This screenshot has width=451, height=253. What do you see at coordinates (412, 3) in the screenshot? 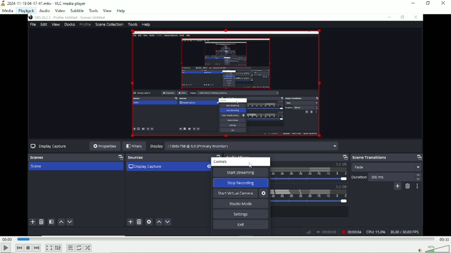
I see `Minimize` at bounding box center [412, 3].